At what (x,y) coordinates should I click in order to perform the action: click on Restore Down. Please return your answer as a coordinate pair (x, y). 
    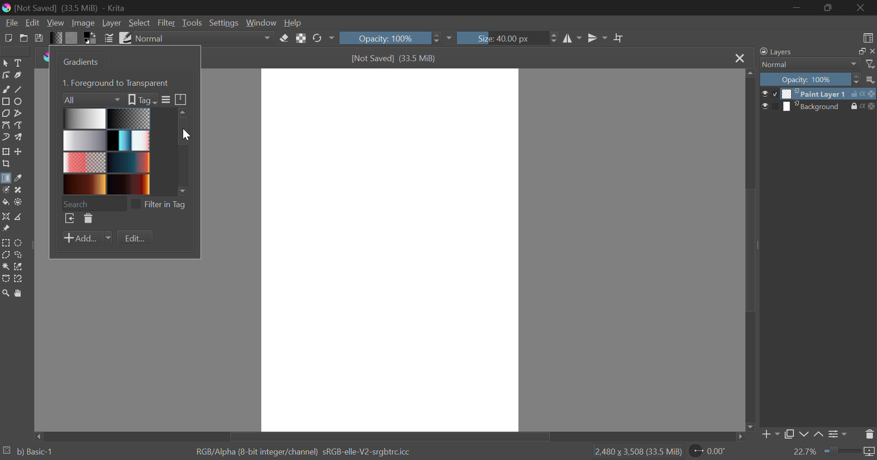
    Looking at the image, I should click on (798, 7).